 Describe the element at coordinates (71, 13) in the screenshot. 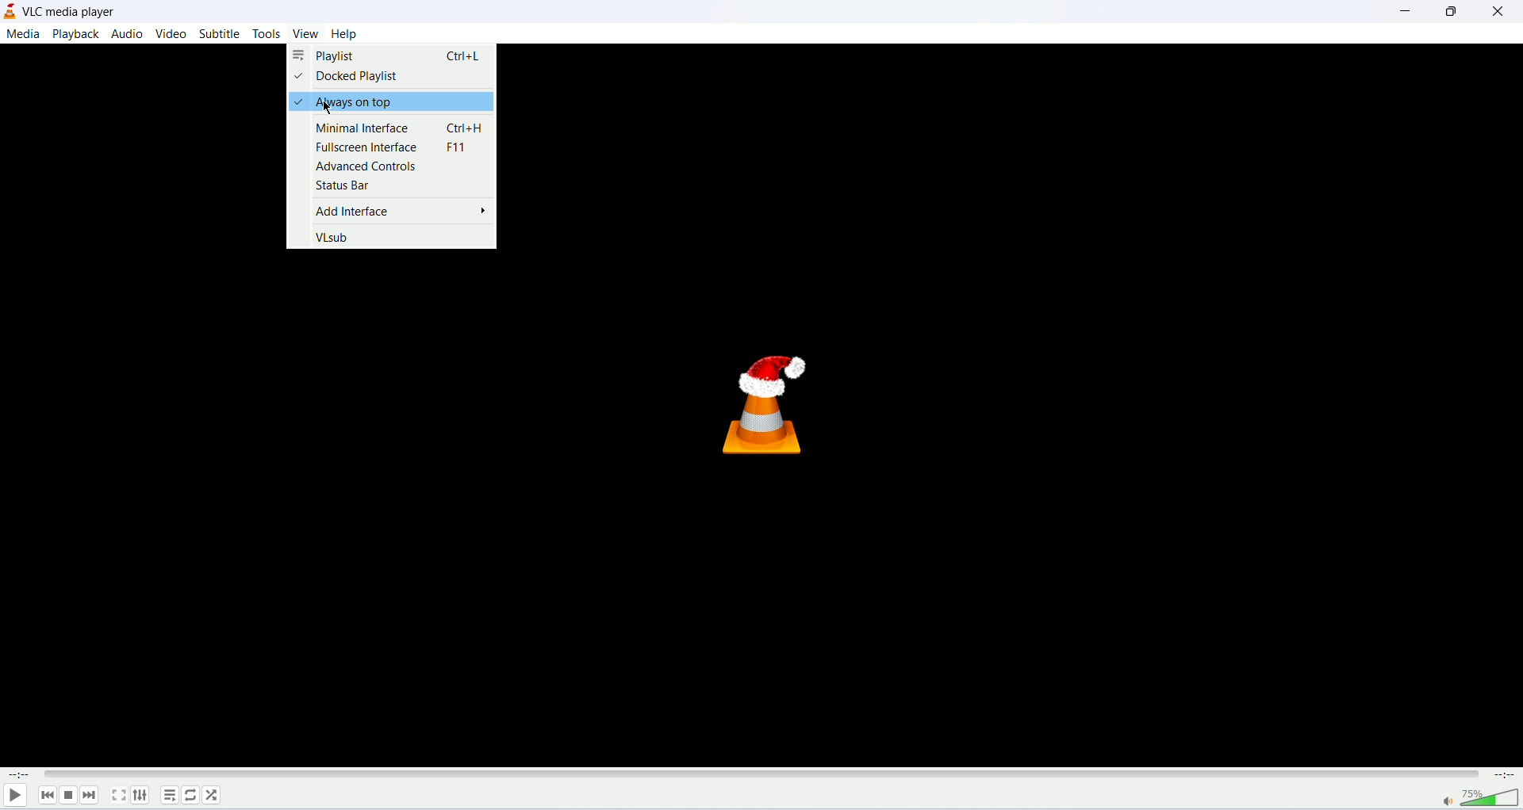

I see `vlc media player` at that location.